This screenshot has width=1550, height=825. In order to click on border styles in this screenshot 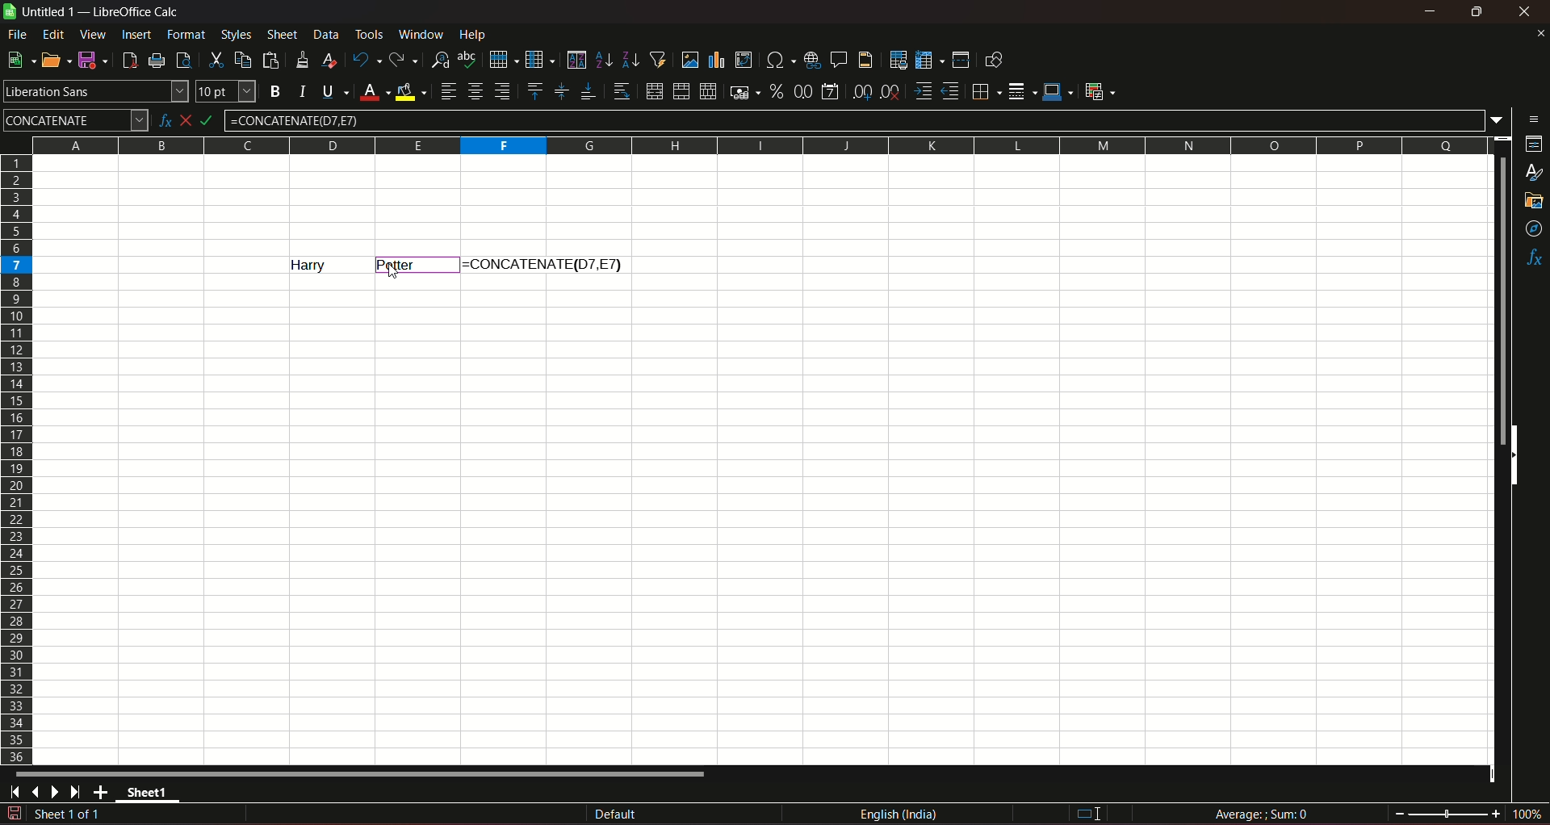, I will do `click(1020, 92)`.